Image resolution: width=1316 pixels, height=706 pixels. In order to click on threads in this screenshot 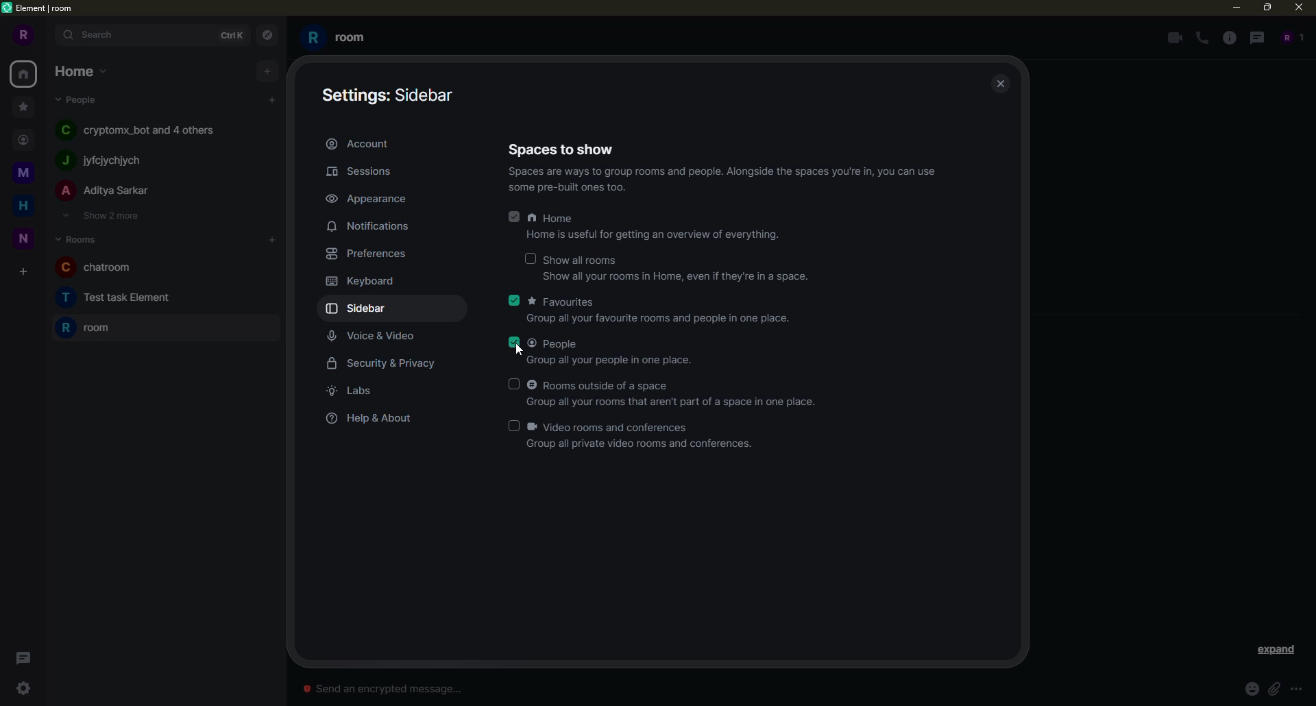, I will do `click(1260, 38)`.